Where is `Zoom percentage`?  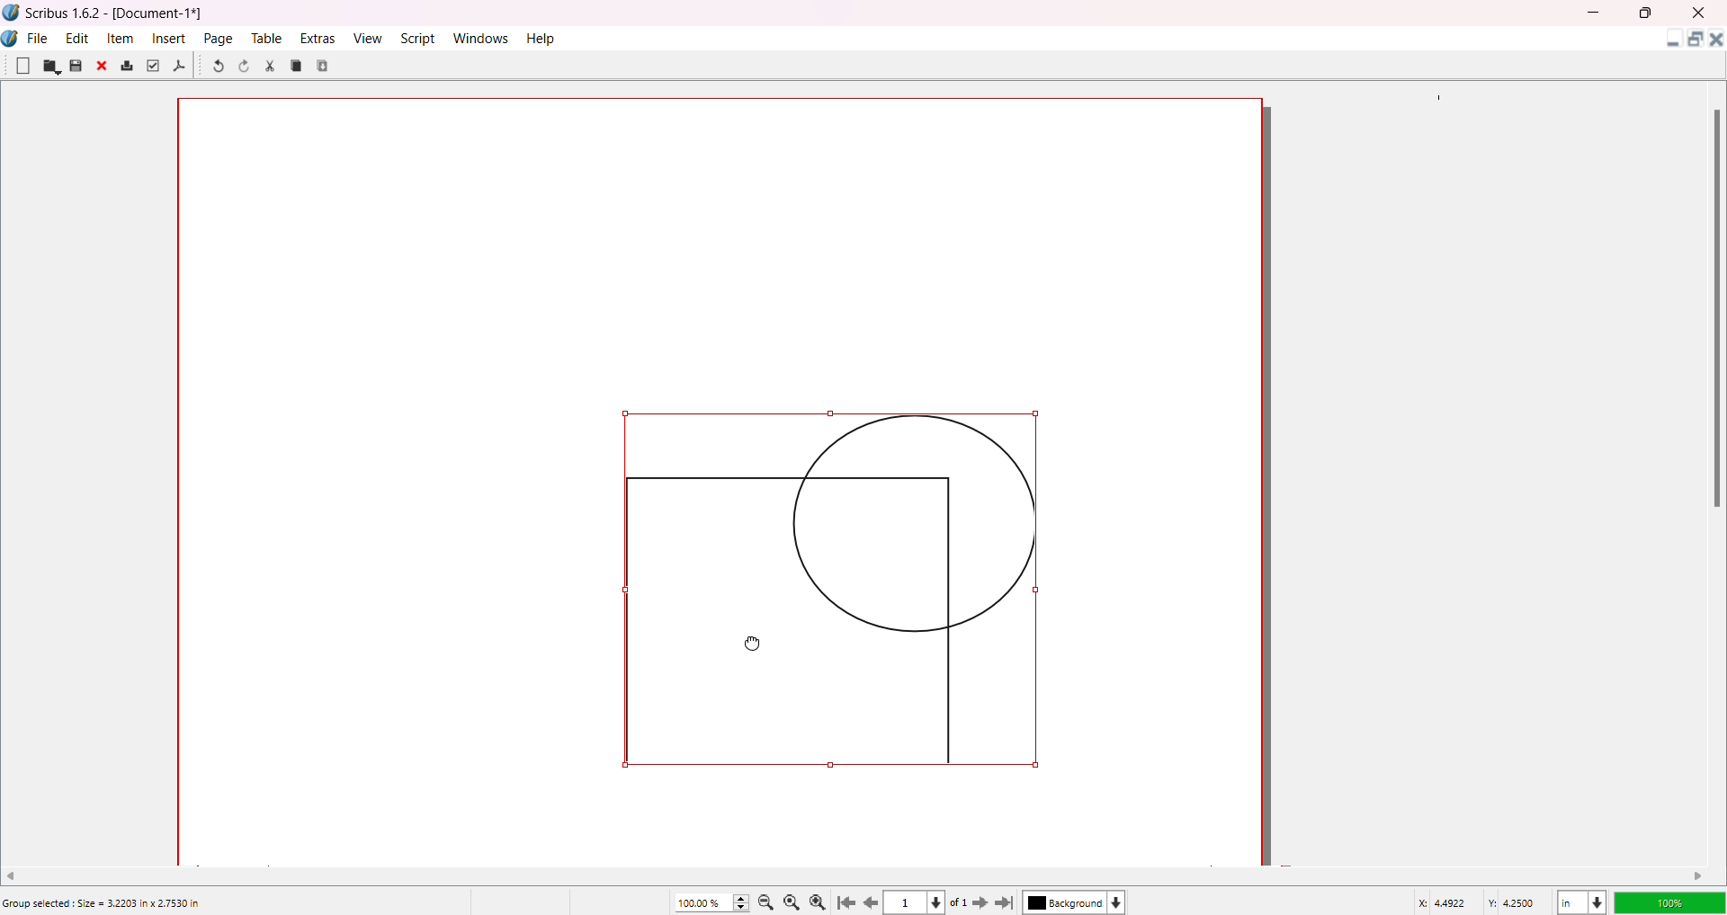
Zoom percentage is located at coordinates (702, 902).